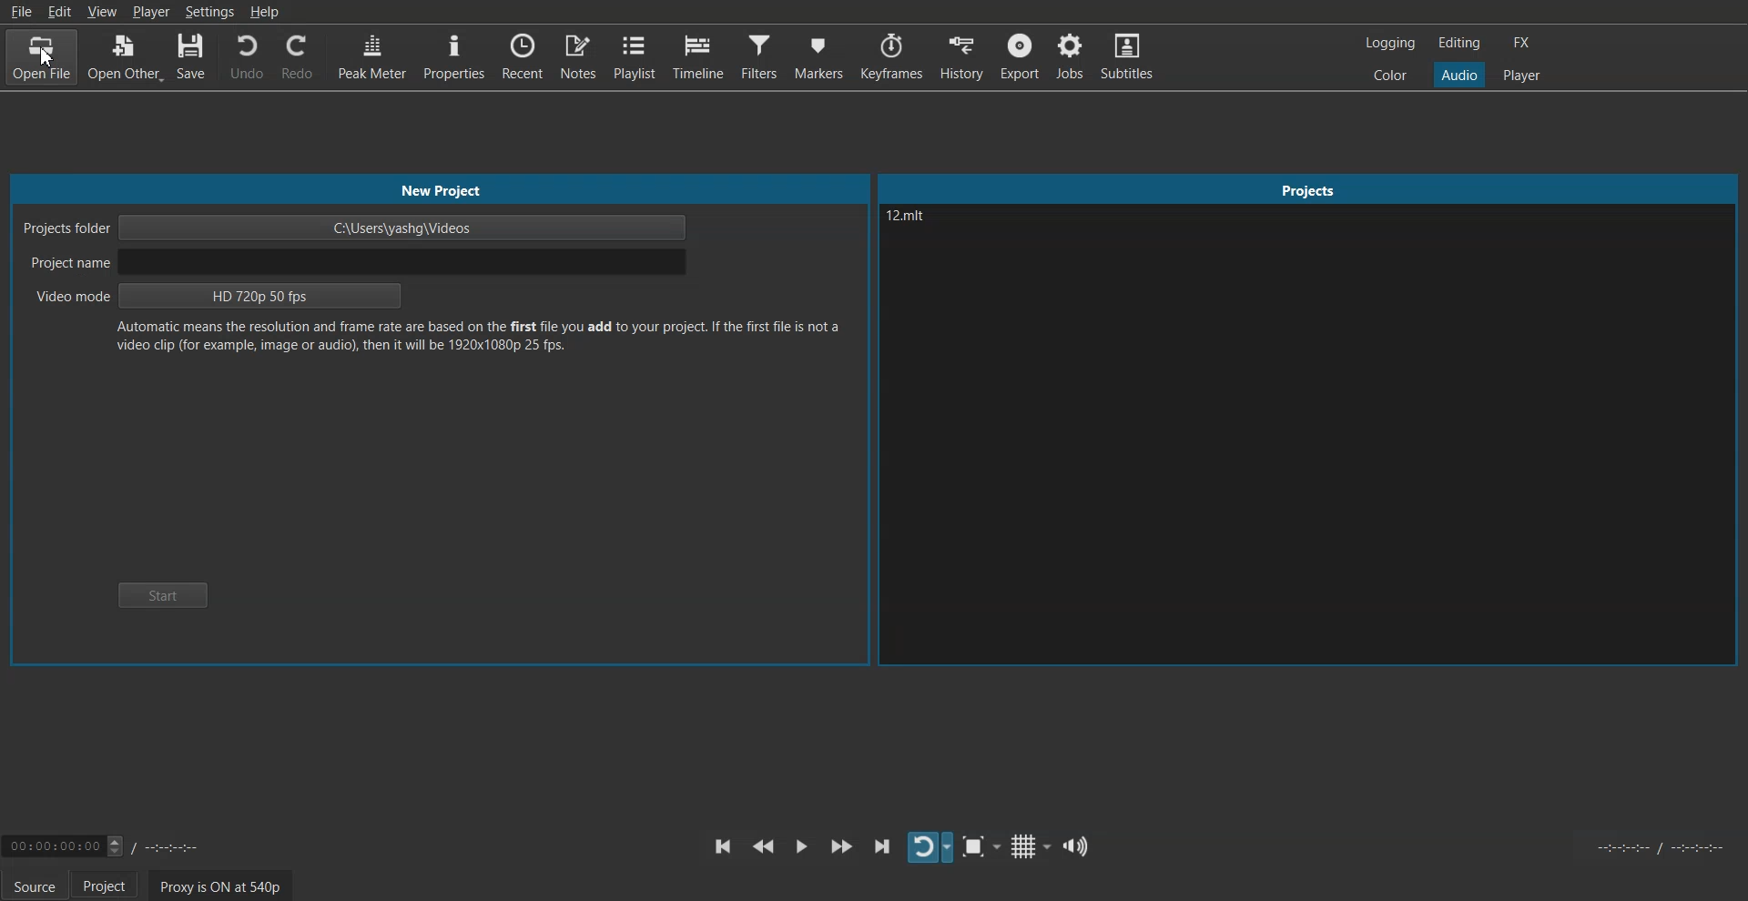 This screenshot has height=901, width=1748. Describe the element at coordinates (1389, 42) in the screenshot. I see `Logging` at that location.